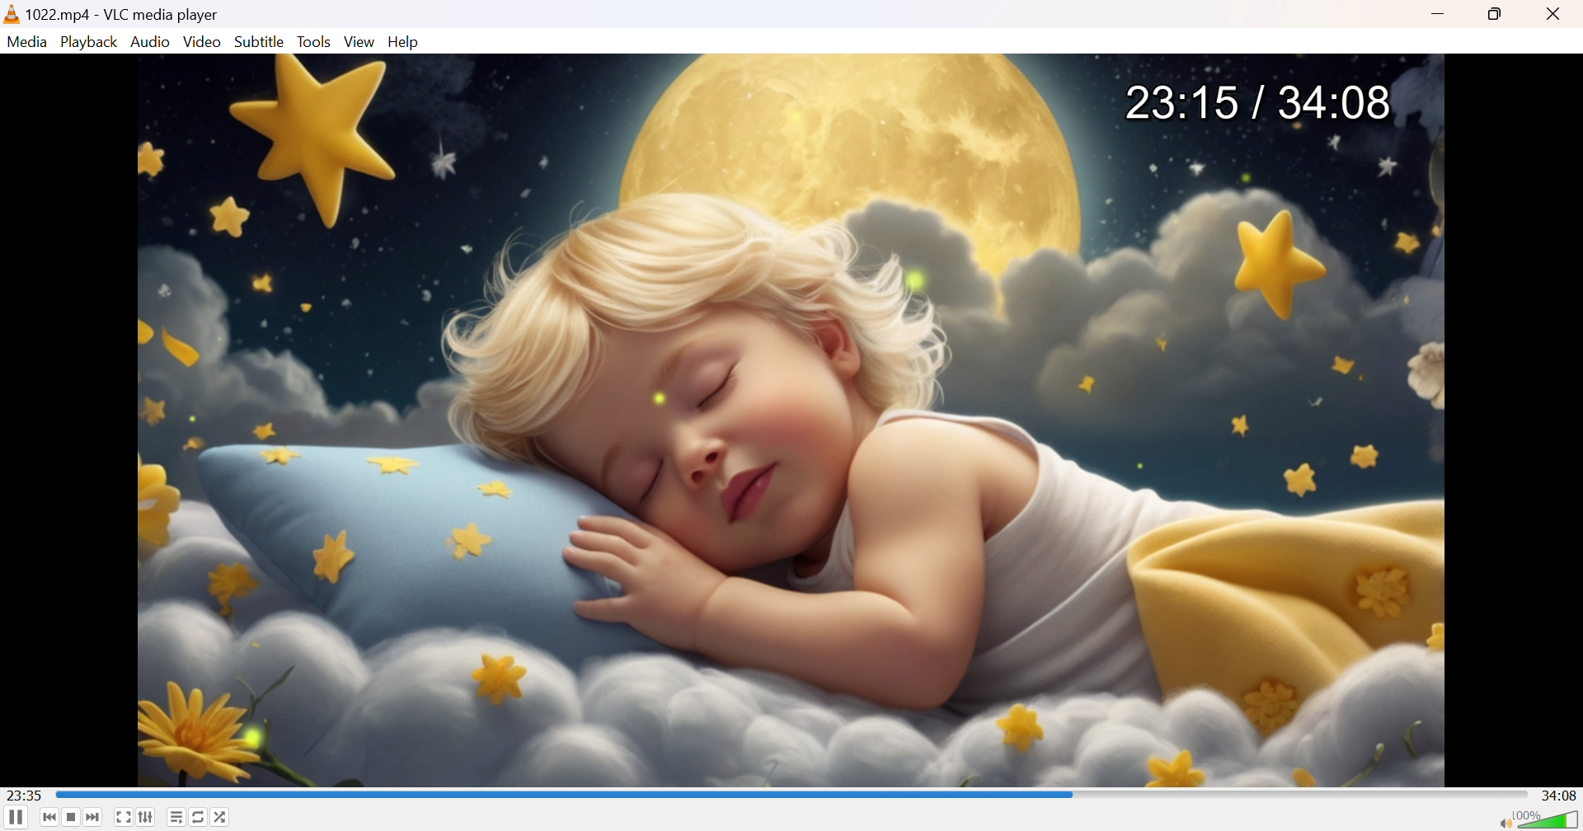 The height and width of the screenshot is (831, 1583). What do you see at coordinates (221, 815) in the screenshot?
I see `Random` at bounding box center [221, 815].